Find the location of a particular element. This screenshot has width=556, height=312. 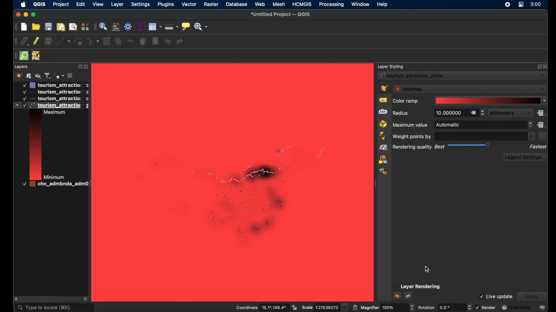

rotation is located at coordinates (444, 307).